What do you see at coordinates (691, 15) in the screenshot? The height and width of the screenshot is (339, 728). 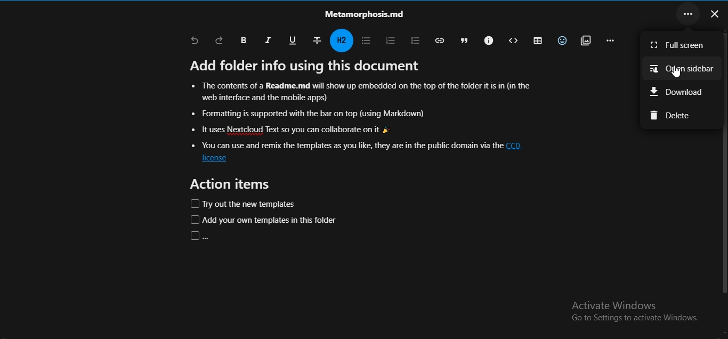 I see `...` at bounding box center [691, 15].